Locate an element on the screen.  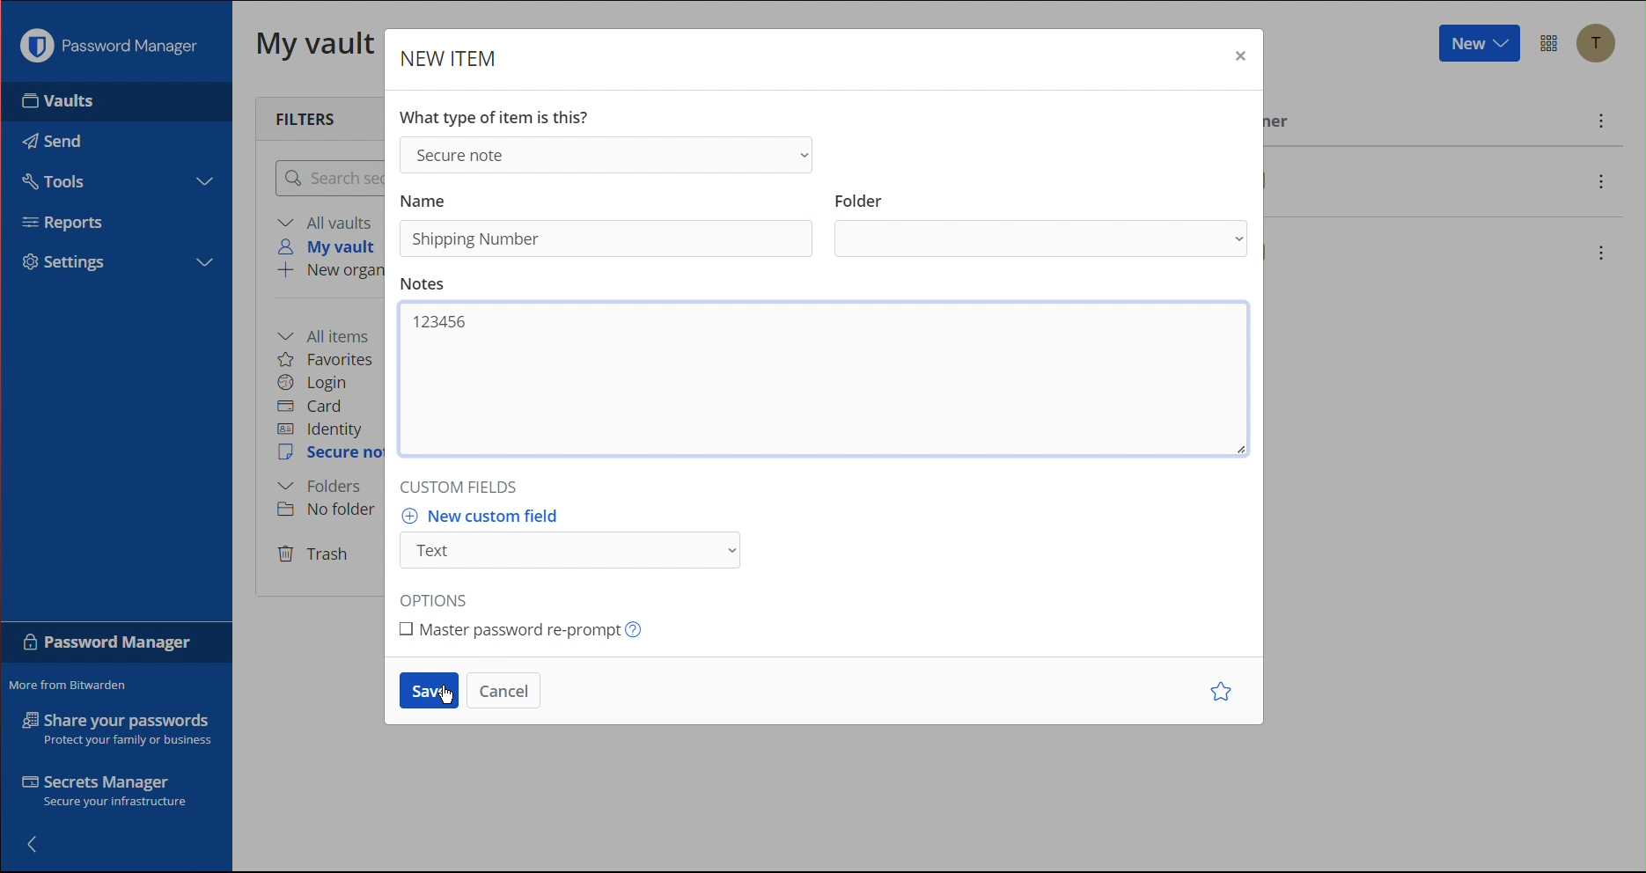
Options is located at coordinates (1551, 42).